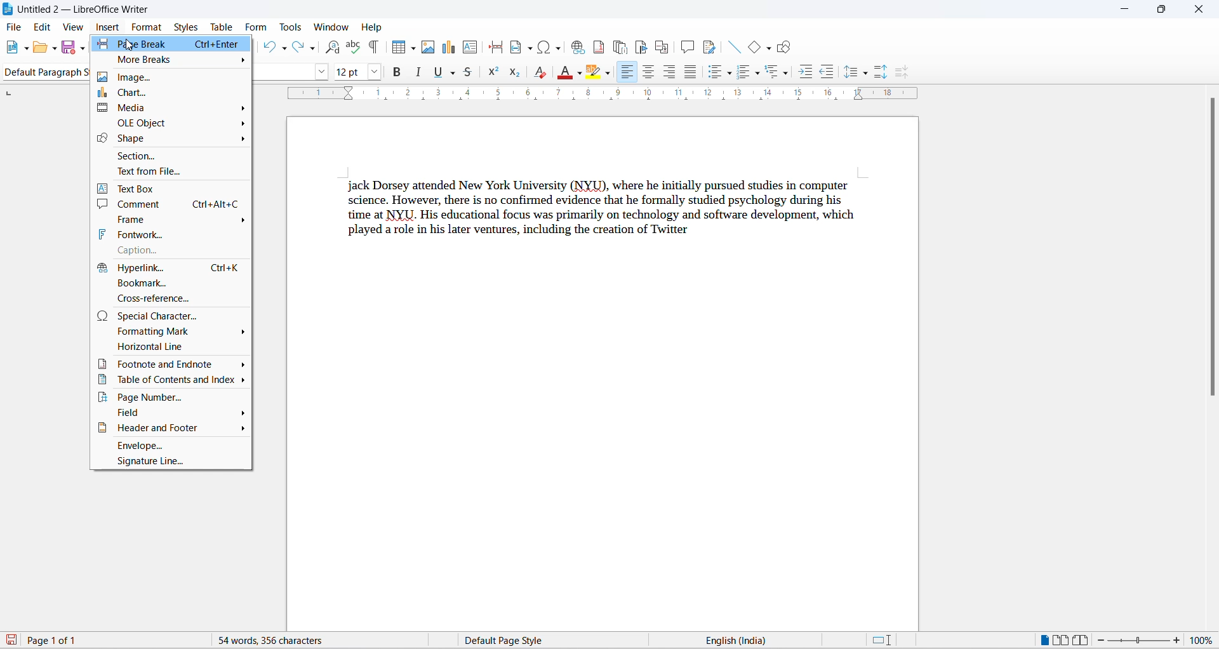 Image resolution: width=1219 pixels, height=649 pixels. What do you see at coordinates (43, 27) in the screenshot?
I see `edit` at bounding box center [43, 27].